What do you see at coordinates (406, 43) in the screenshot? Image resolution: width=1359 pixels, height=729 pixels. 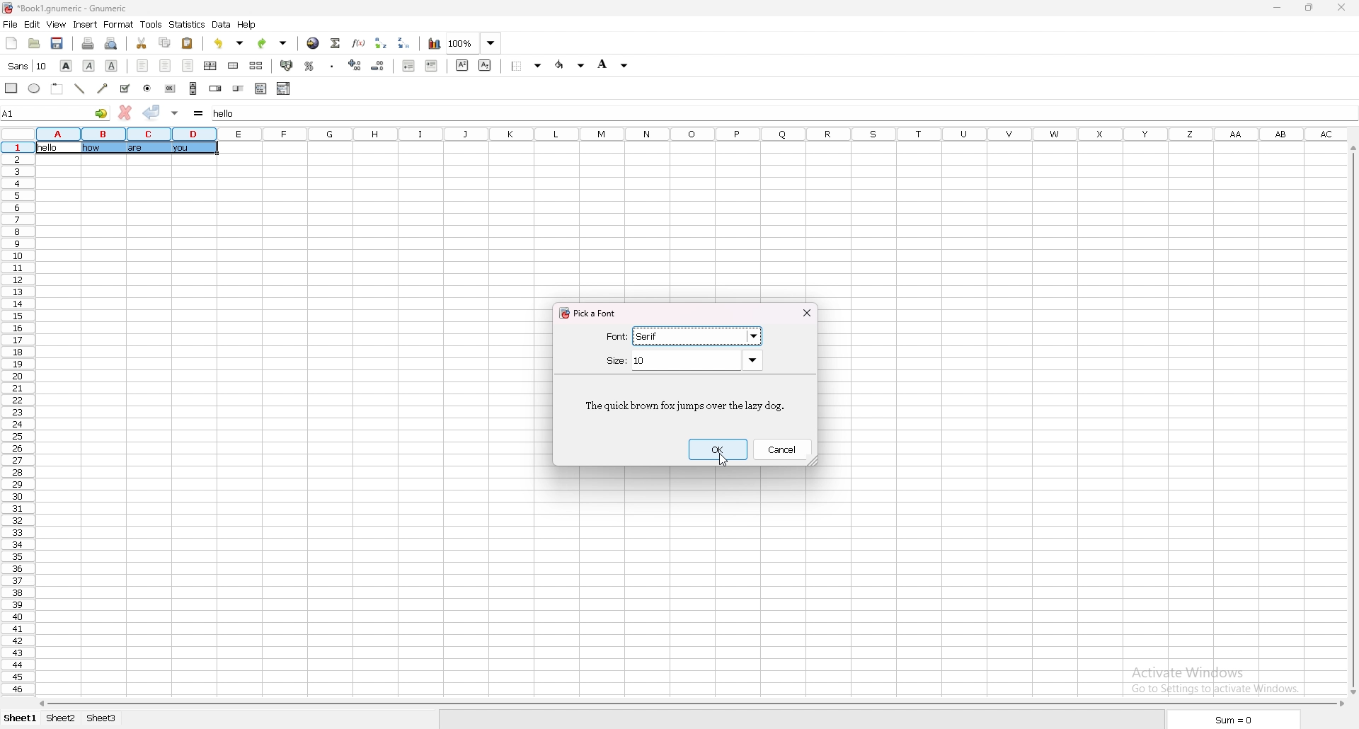 I see `sort descending` at bounding box center [406, 43].